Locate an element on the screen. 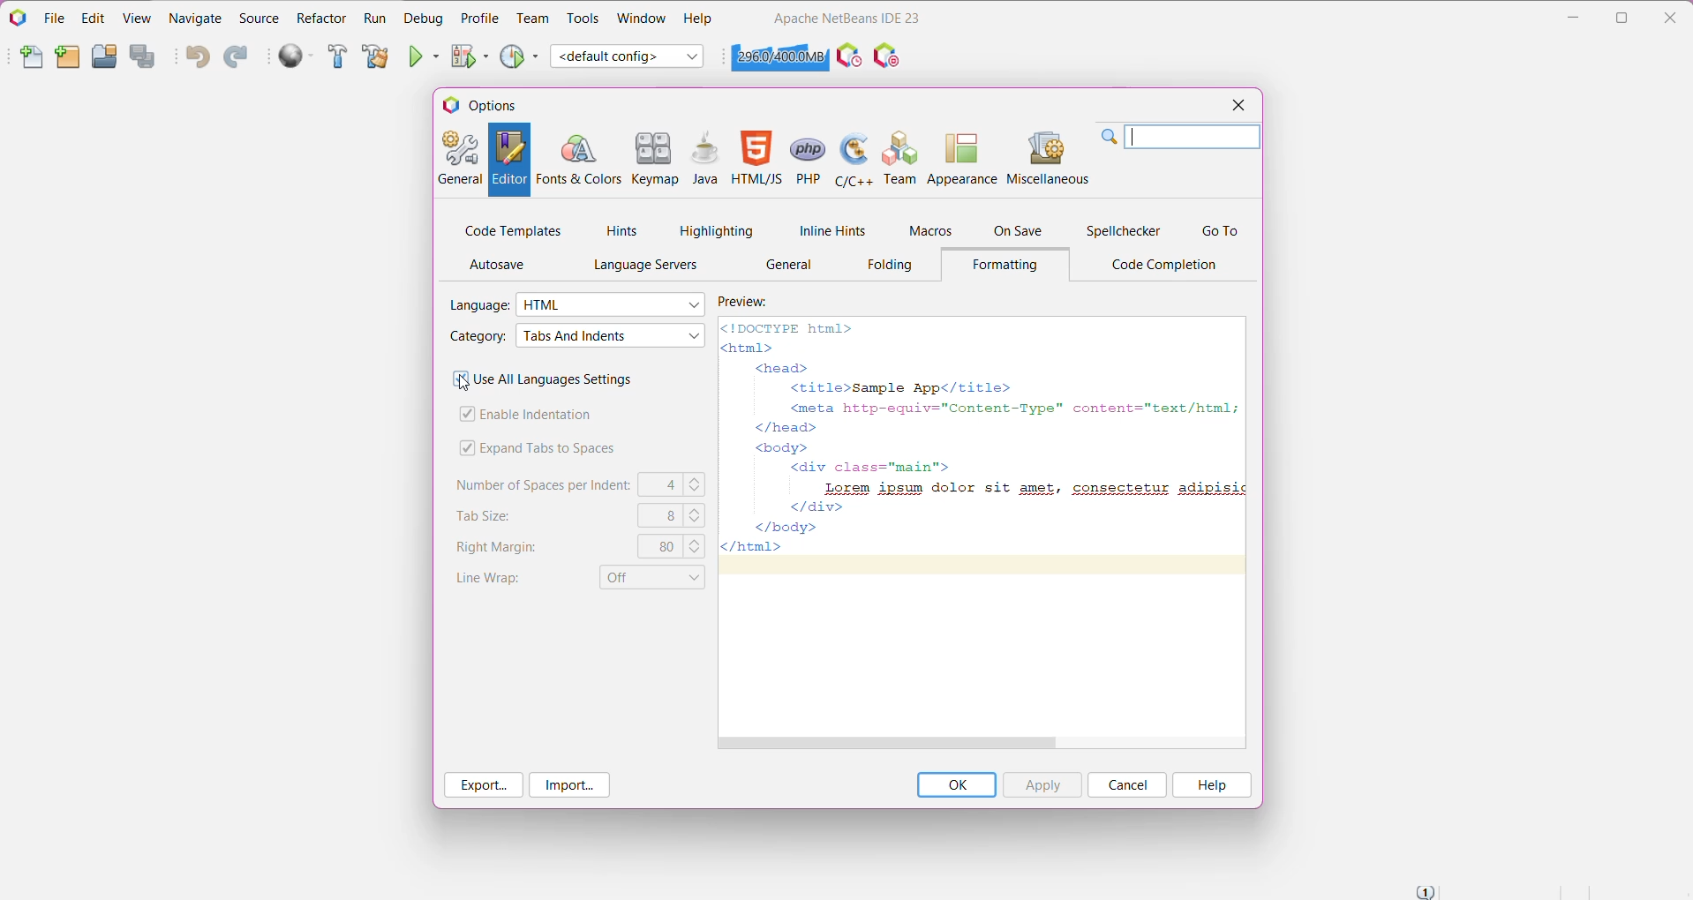  Select the required language is located at coordinates (613, 303).